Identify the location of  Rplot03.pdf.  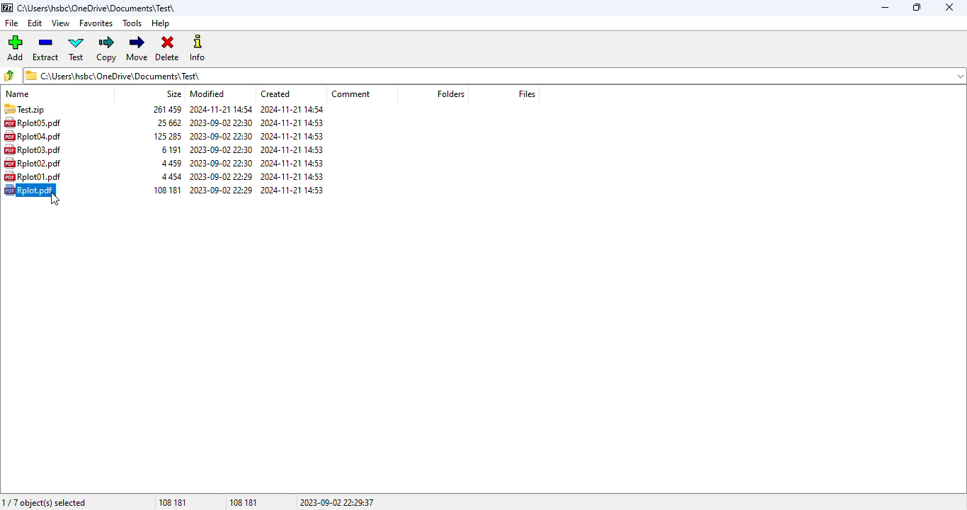
(35, 149).